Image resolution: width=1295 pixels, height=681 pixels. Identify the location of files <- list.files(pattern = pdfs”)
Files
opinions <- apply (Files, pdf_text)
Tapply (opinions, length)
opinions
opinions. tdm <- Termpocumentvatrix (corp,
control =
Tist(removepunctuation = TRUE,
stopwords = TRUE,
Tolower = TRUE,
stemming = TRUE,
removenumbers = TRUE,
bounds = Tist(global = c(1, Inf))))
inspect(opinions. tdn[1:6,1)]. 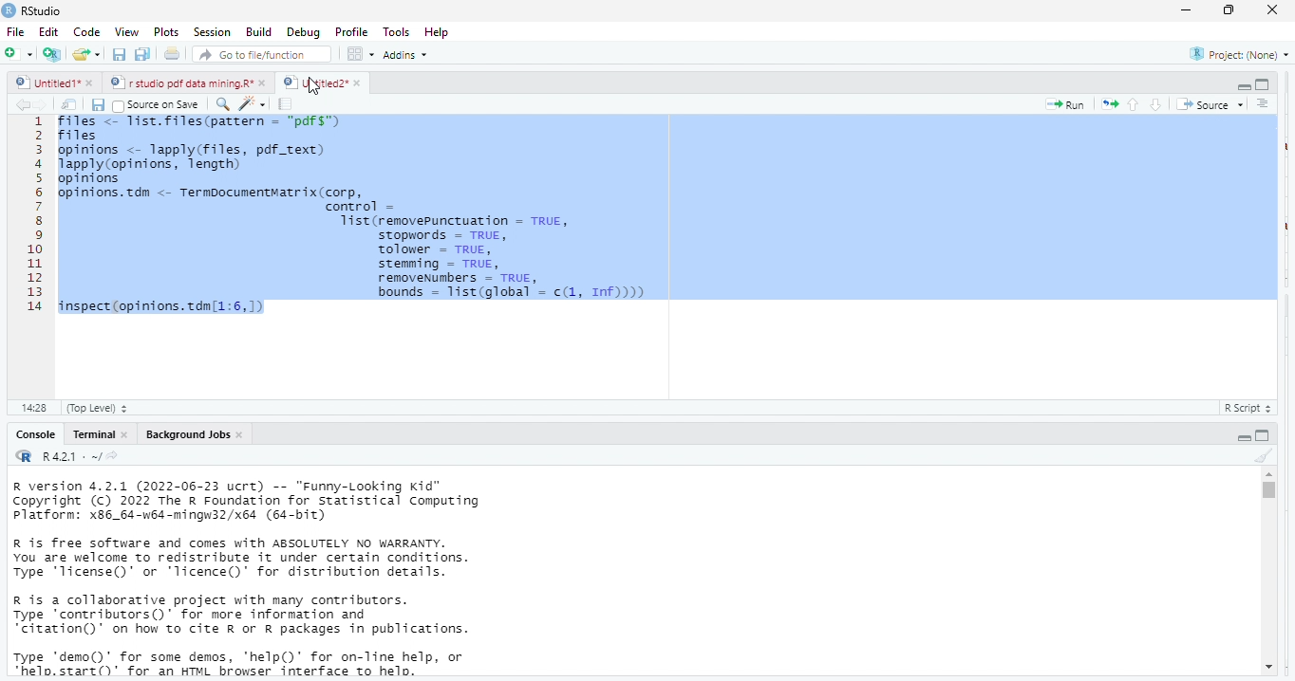
(666, 215).